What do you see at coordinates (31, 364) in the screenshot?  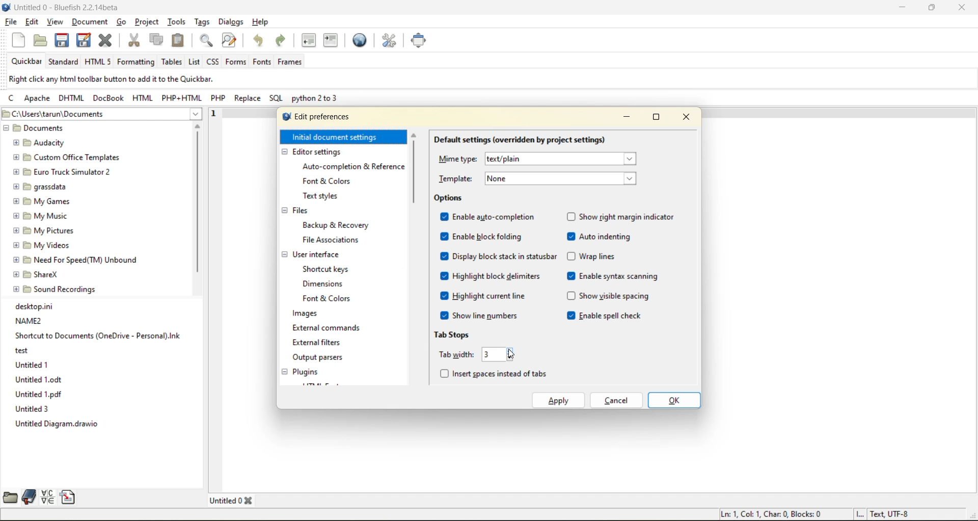 I see `Untitled 1` at bounding box center [31, 364].